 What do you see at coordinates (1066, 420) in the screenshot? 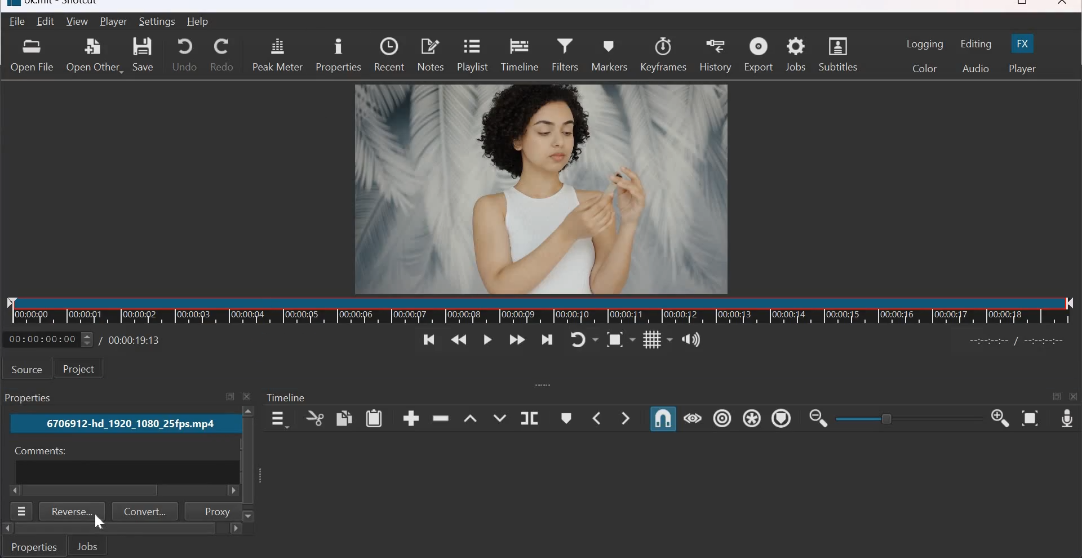
I see `Record Audio` at bounding box center [1066, 420].